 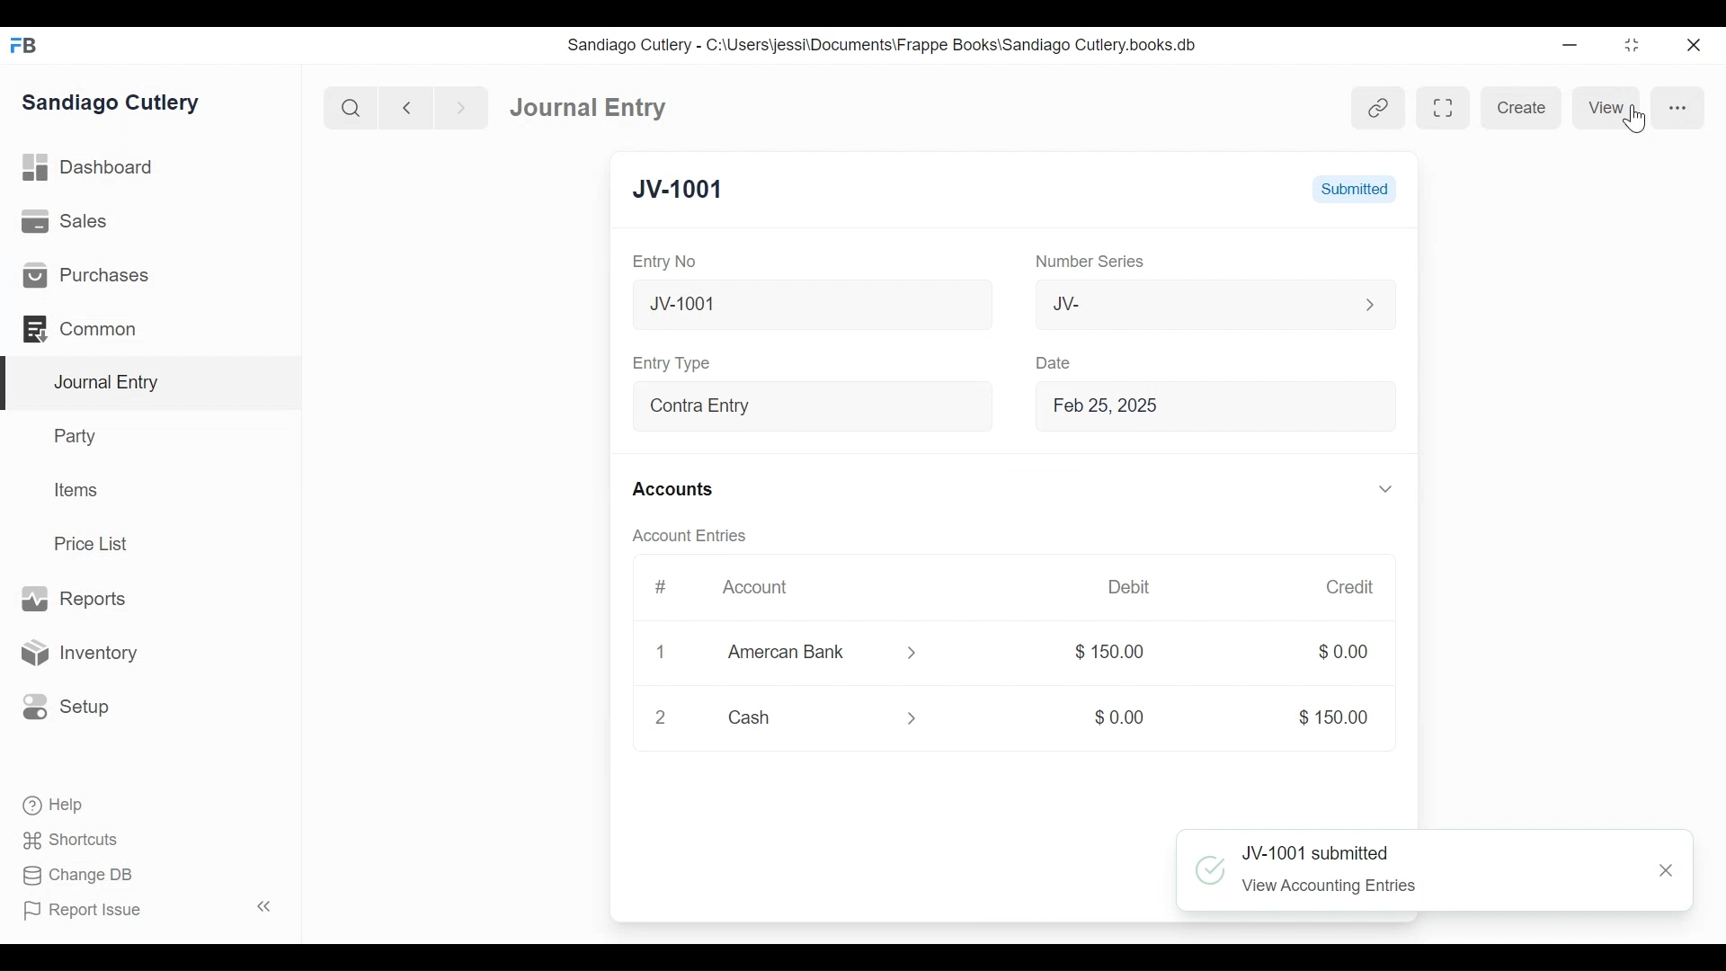 What do you see at coordinates (25, 46) in the screenshot?
I see `Frappe Books Desktop icon` at bounding box center [25, 46].